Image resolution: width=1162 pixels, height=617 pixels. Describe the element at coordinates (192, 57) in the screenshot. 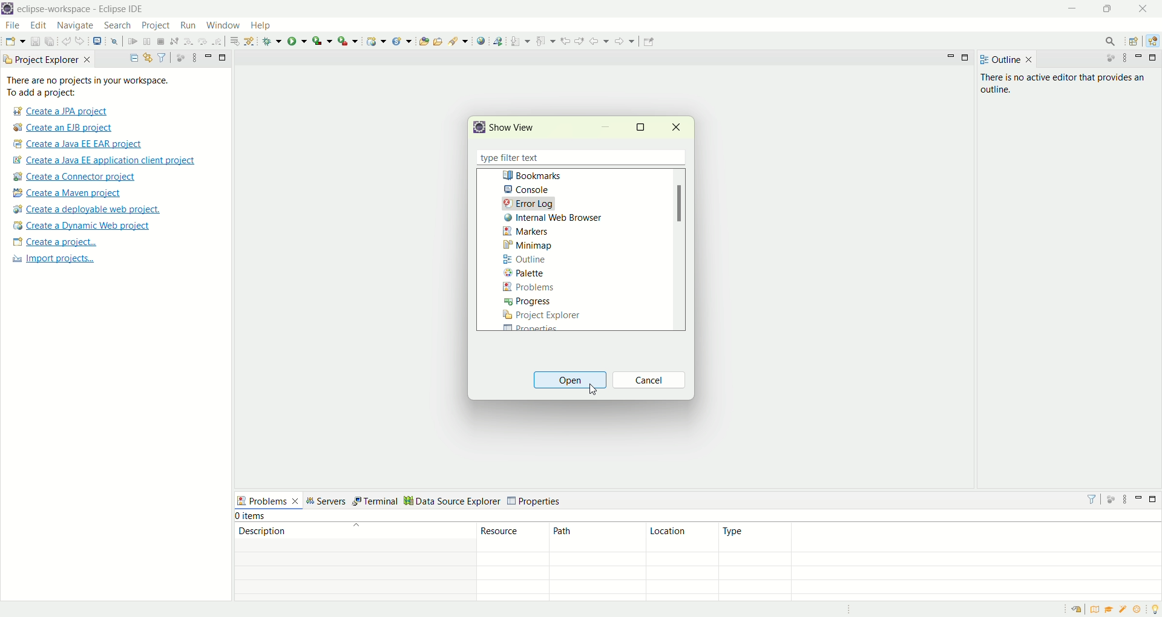

I see `view menu` at that location.